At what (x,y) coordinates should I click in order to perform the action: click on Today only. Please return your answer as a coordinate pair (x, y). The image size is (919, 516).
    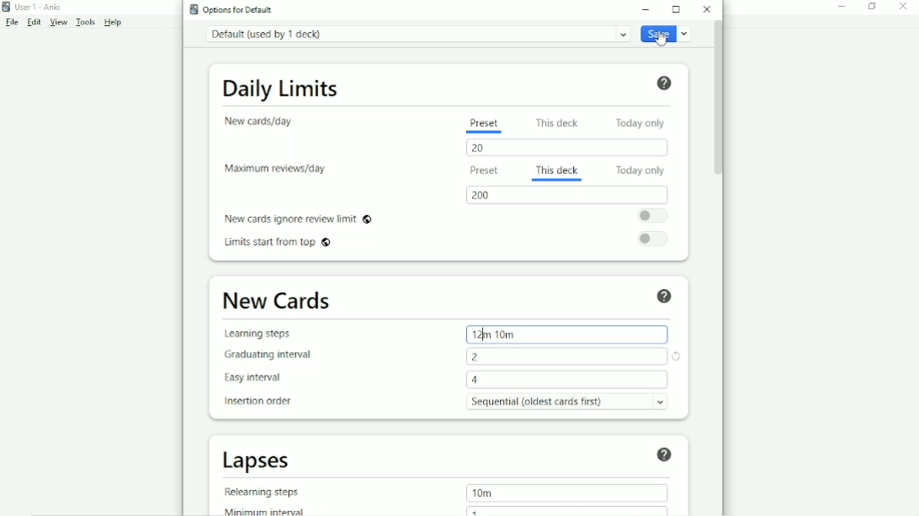
    Looking at the image, I should click on (640, 170).